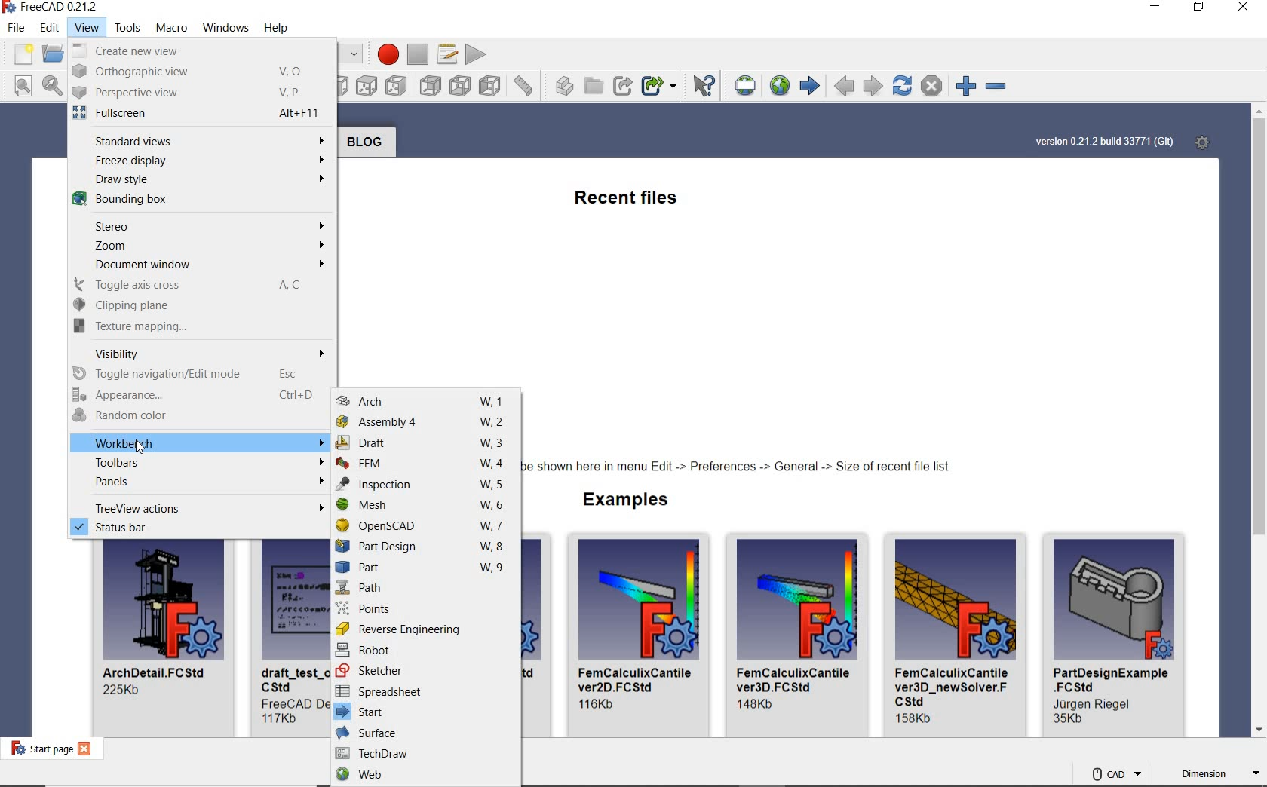 This screenshot has height=787, width=1267. What do you see at coordinates (22, 55) in the screenshot?
I see `new` at bounding box center [22, 55].